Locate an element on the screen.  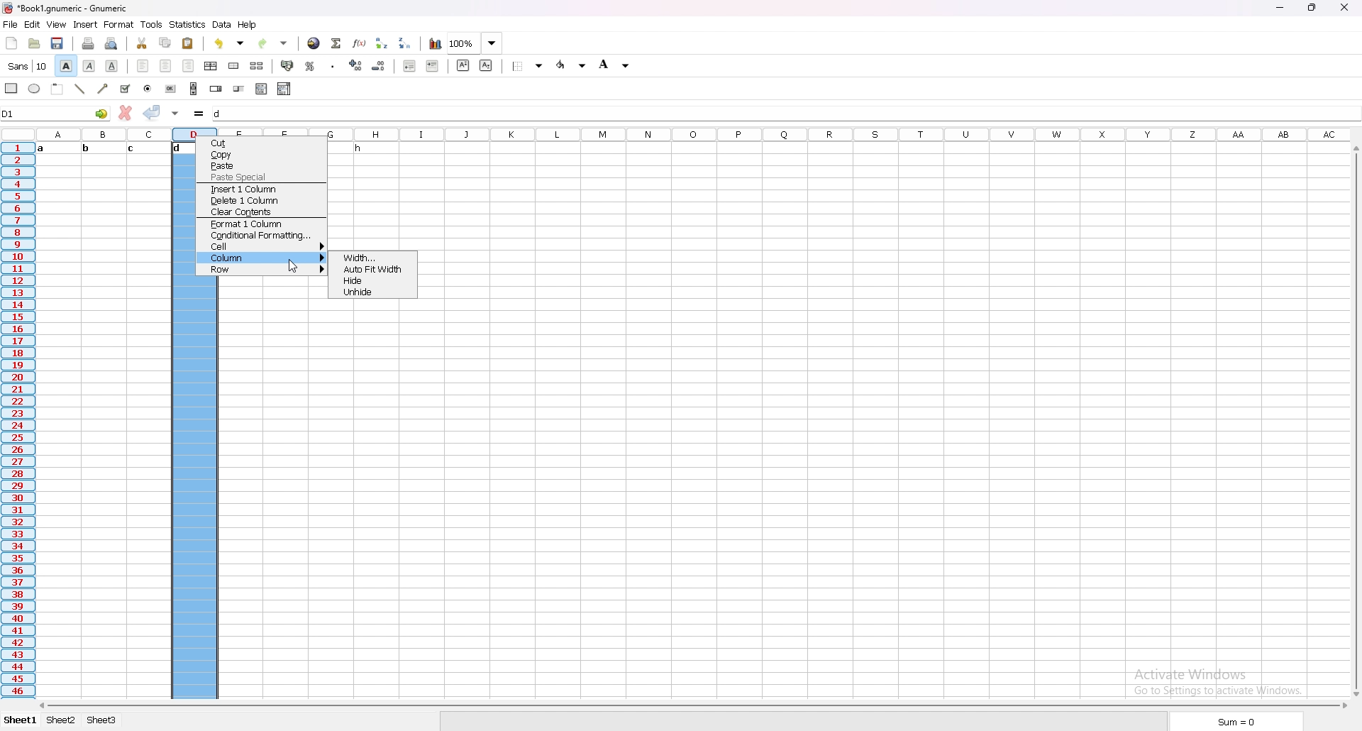
cut is located at coordinates (260, 143).